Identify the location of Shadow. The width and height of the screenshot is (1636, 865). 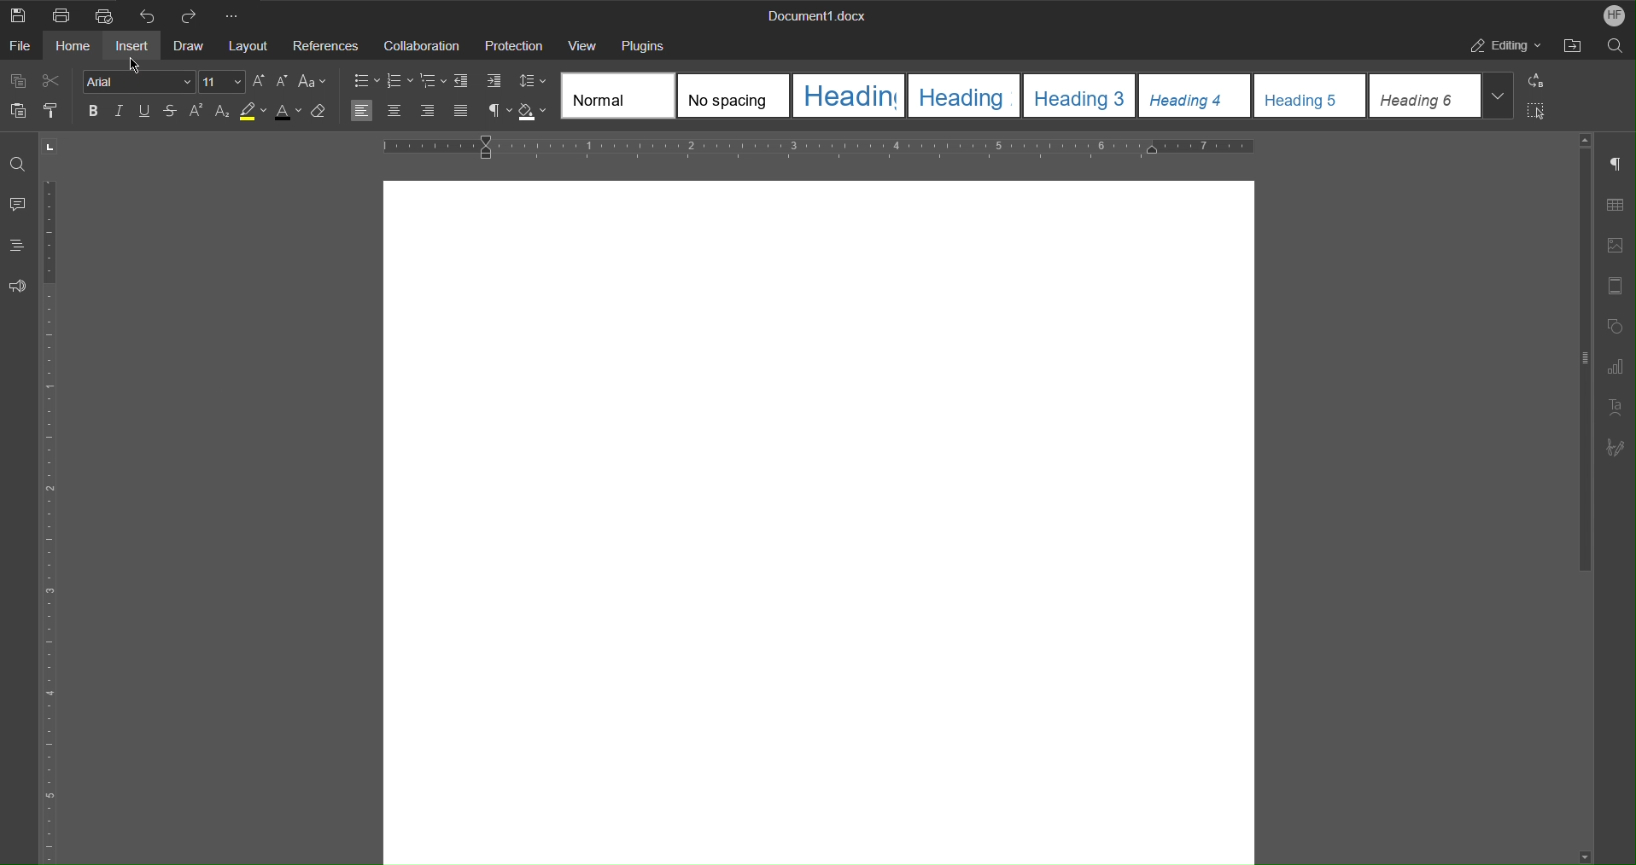
(532, 113).